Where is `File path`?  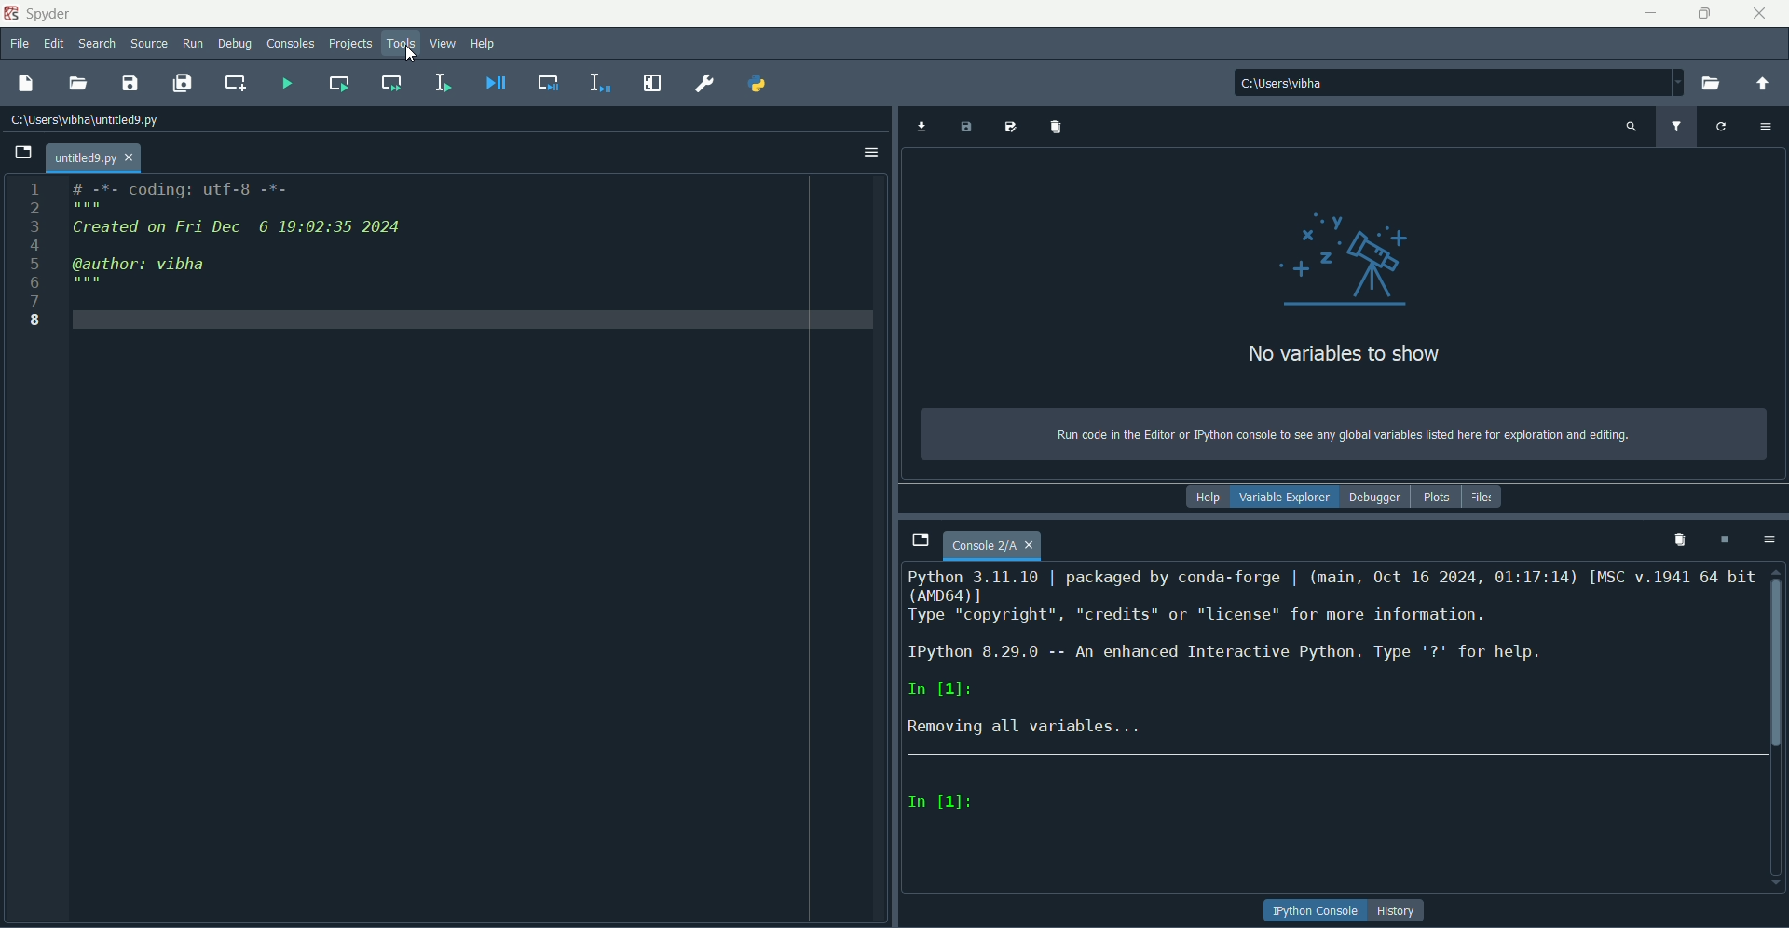 File path is located at coordinates (89, 119).